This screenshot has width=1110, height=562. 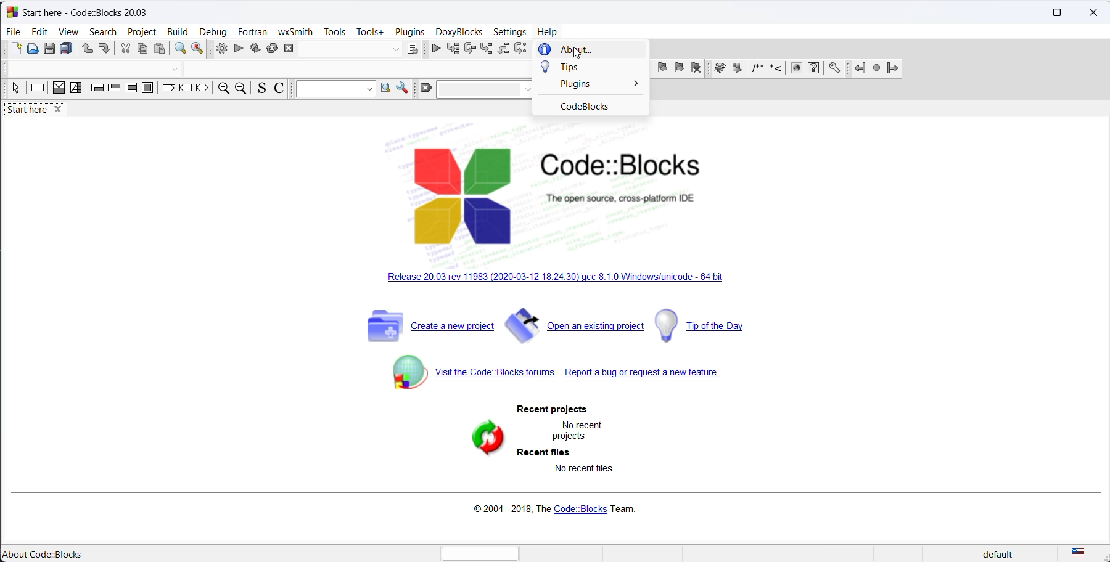 I want to click on dropdown button, so click(x=395, y=50).